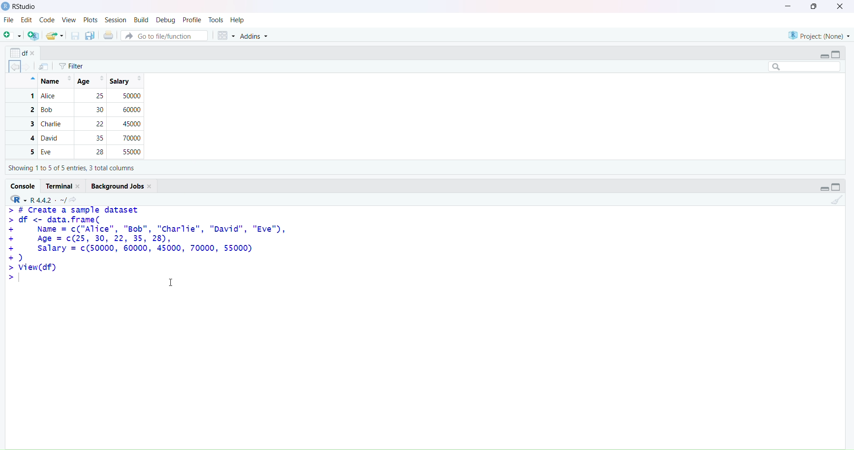  What do you see at coordinates (818, 34) in the screenshot?
I see `project(None)` at bounding box center [818, 34].